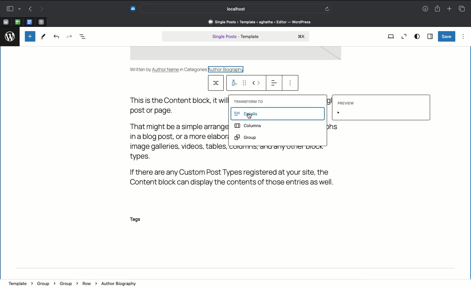 The image size is (471, 287). What do you see at coordinates (247, 137) in the screenshot?
I see `Group` at bounding box center [247, 137].